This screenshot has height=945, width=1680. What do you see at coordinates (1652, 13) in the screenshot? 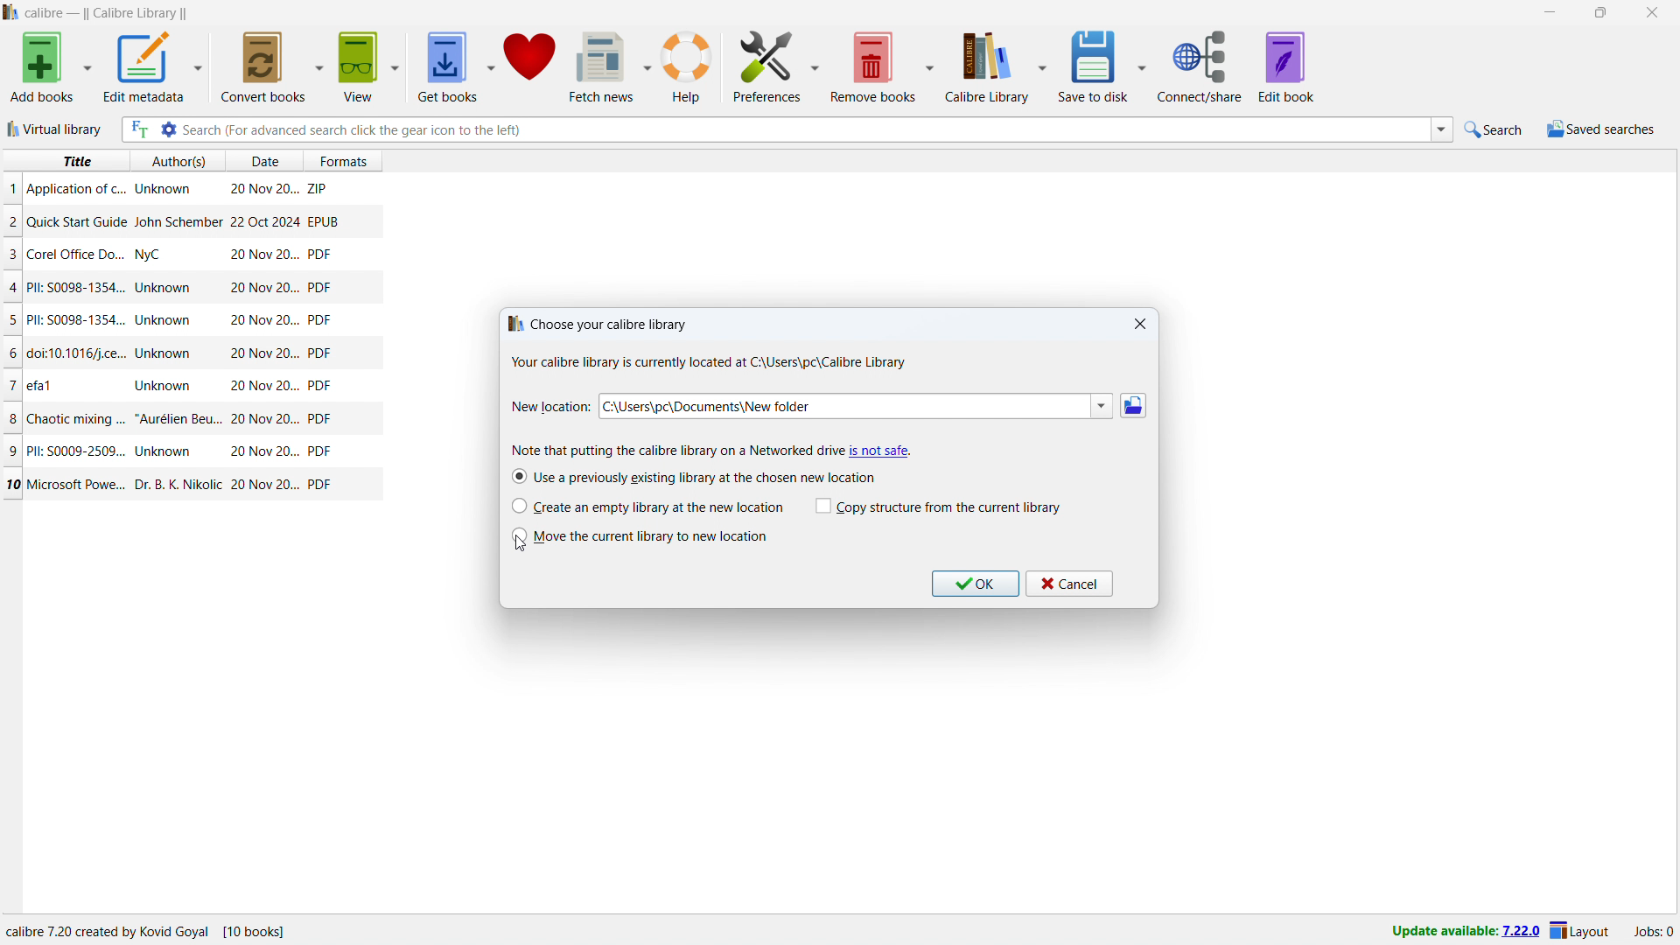
I see `close` at bounding box center [1652, 13].